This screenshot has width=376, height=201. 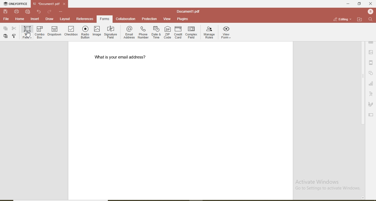 What do you see at coordinates (111, 32) in the screenshot?
I see `signature field` at bounding box center [111, 32].